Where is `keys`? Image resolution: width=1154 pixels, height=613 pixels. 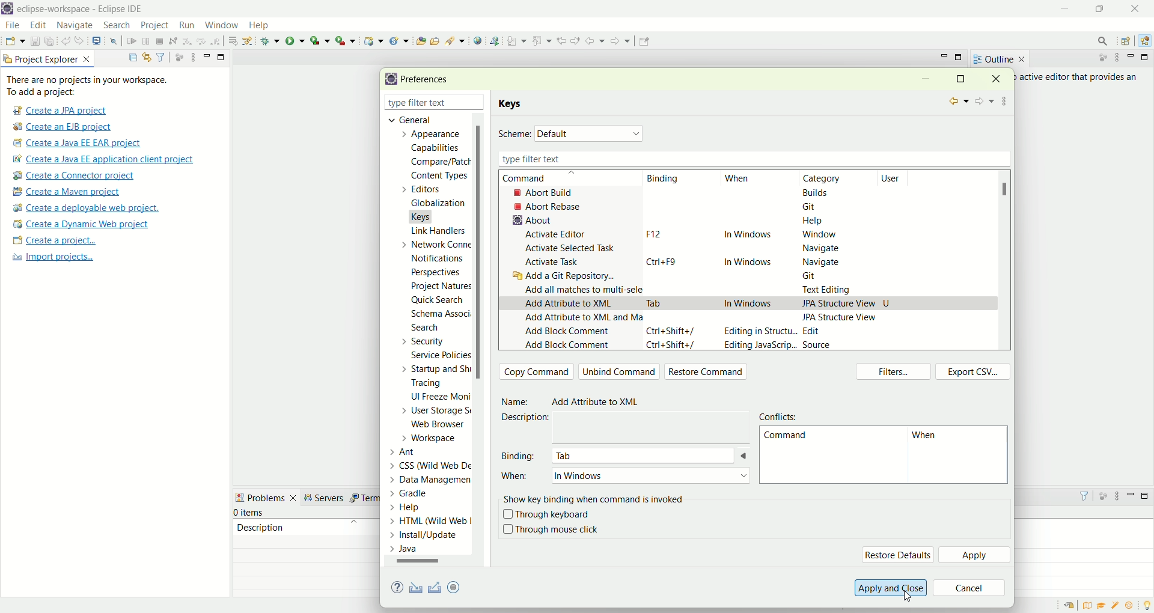
keys is located at coordinates (513, 104).